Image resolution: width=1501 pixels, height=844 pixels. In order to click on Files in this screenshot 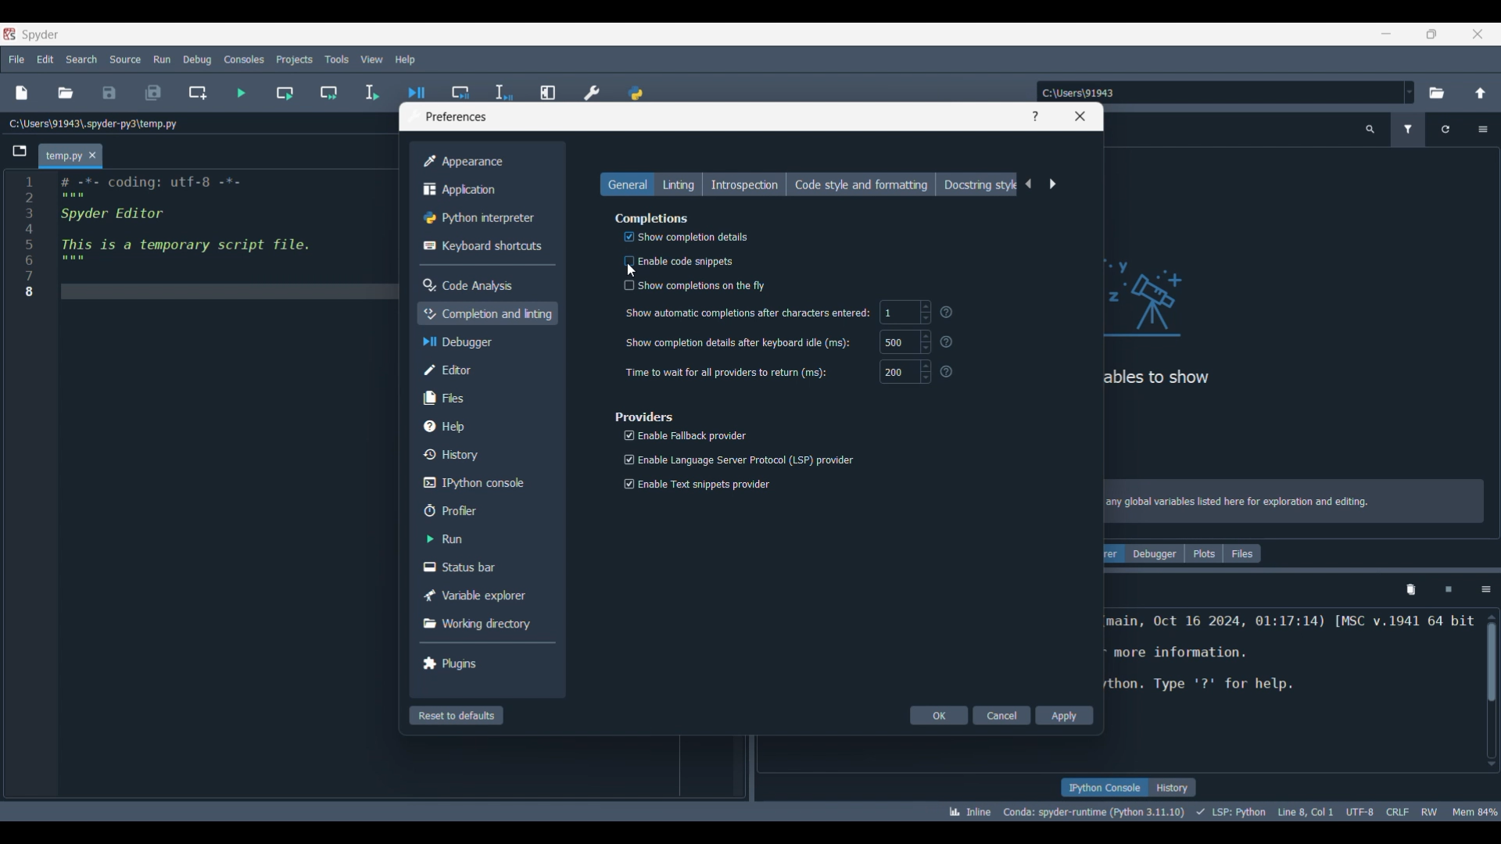, I will do `click(1242, 553)`.